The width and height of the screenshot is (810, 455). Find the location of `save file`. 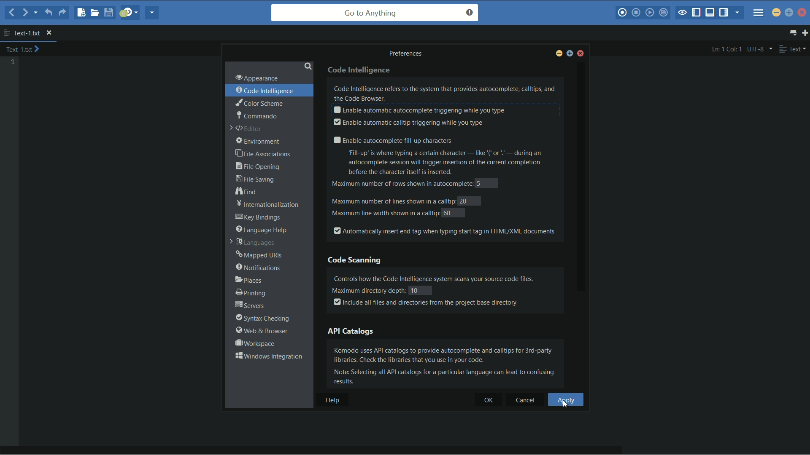

save file is located at coordinates (110, 12).